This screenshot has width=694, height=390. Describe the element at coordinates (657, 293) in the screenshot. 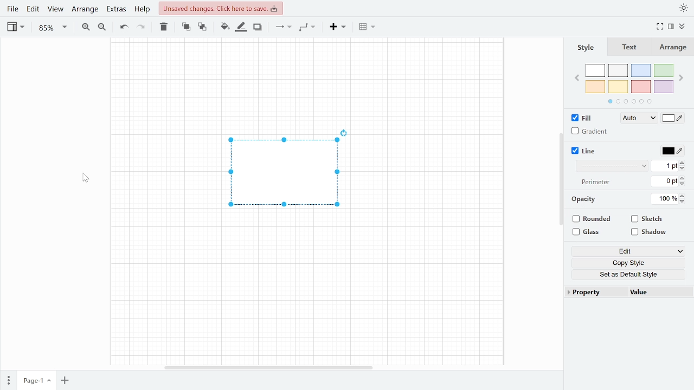

I see `Value` at that location.